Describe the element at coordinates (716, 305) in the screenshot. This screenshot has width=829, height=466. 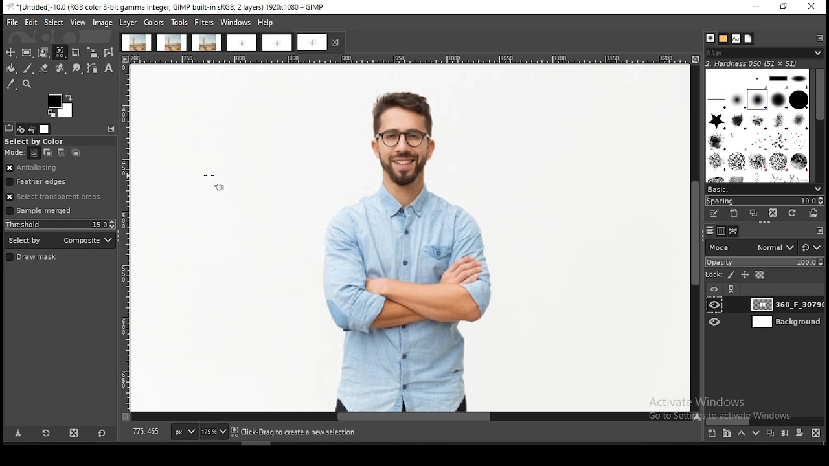
I see `layer visibility on/off` at that location.